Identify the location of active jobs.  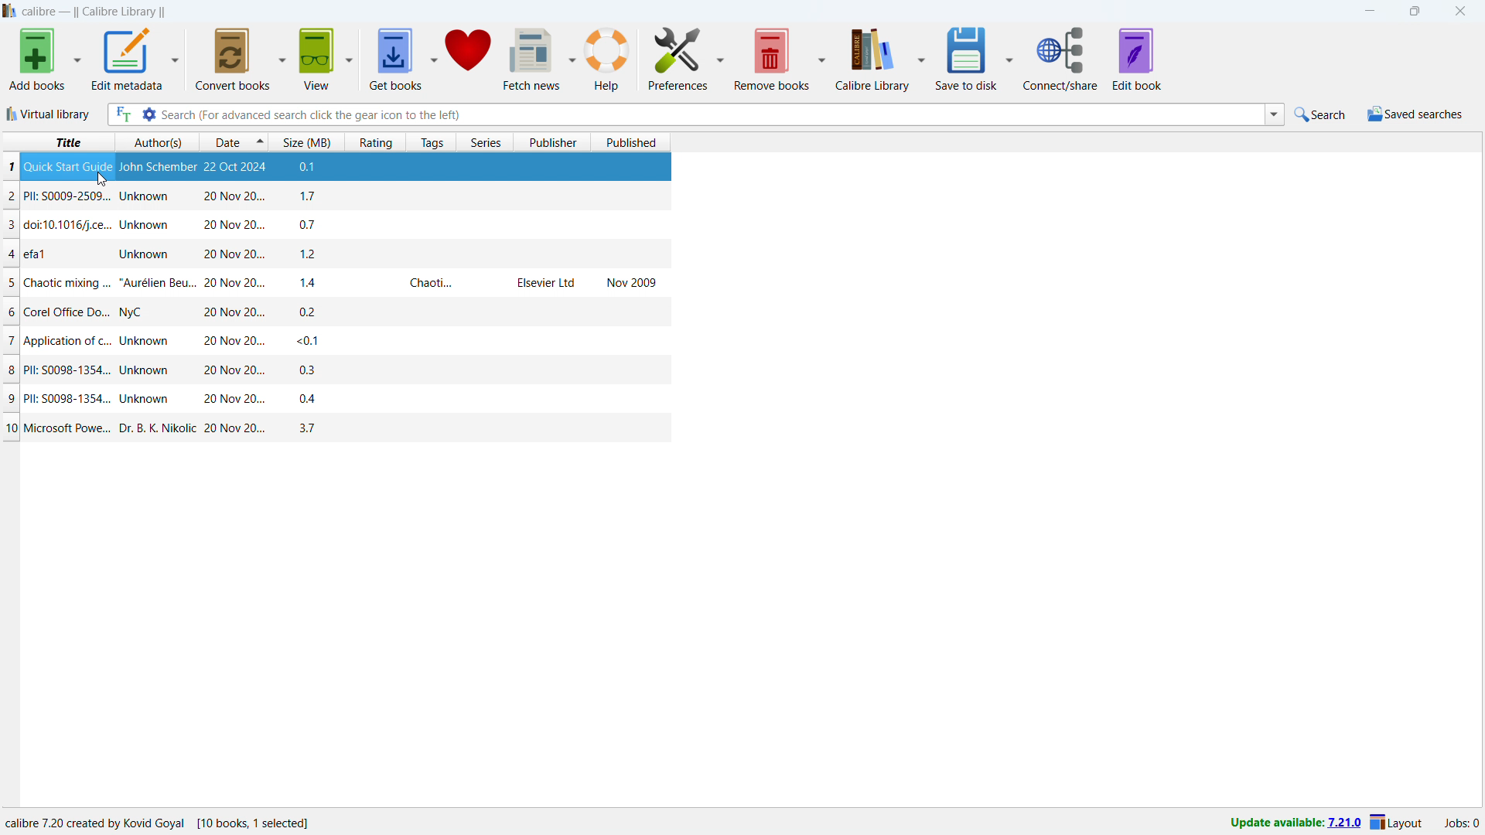
(1461, 823).